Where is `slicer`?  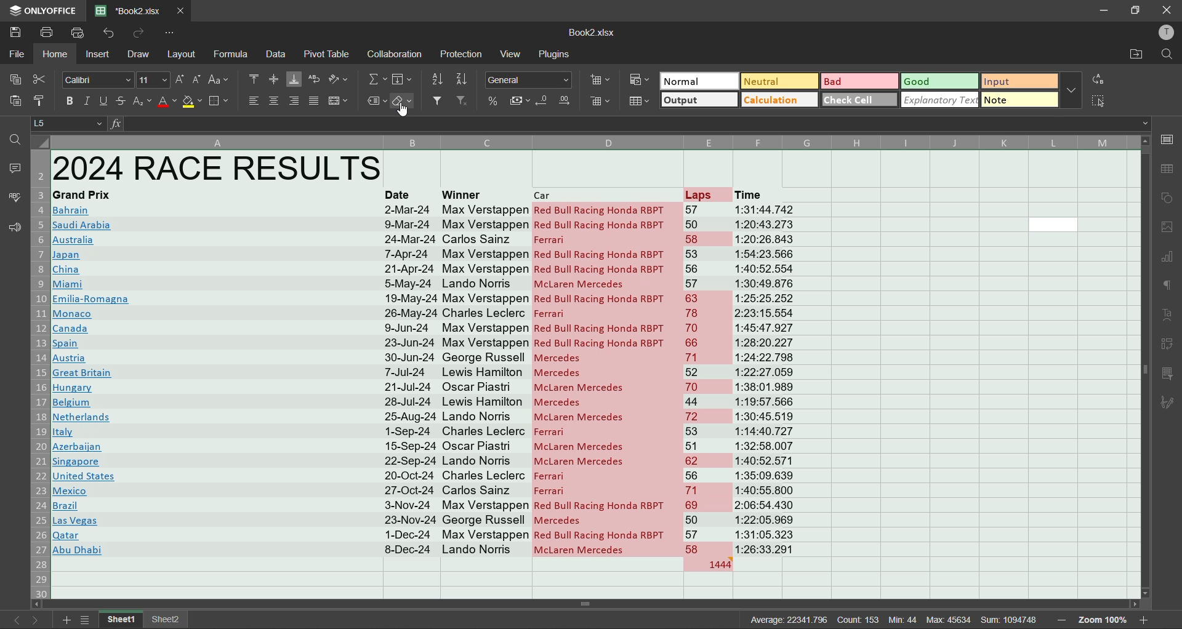
slicer is located at coordinates (1167, 375).